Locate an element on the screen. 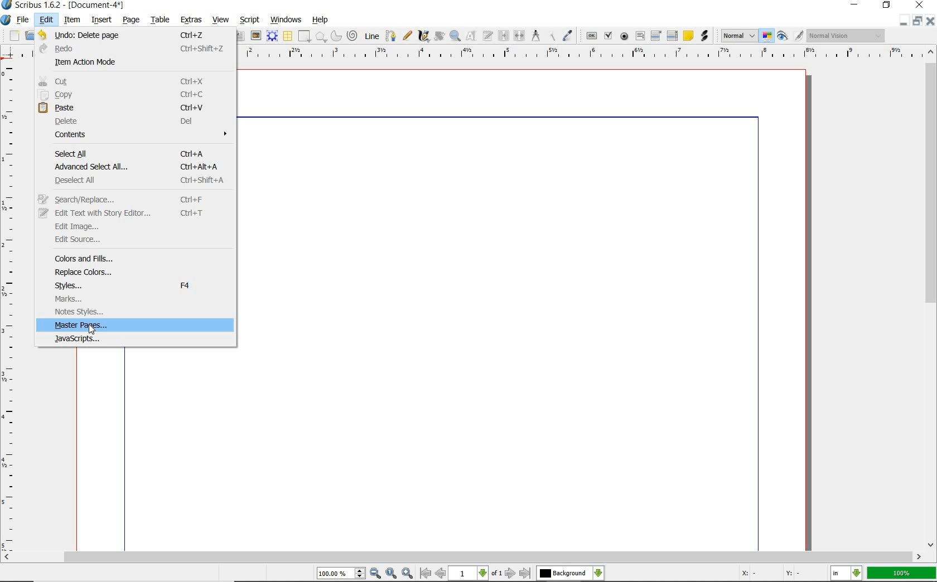 The width and height of the screenshot is (937, 582). master pages is located at coordinates (136, 326).